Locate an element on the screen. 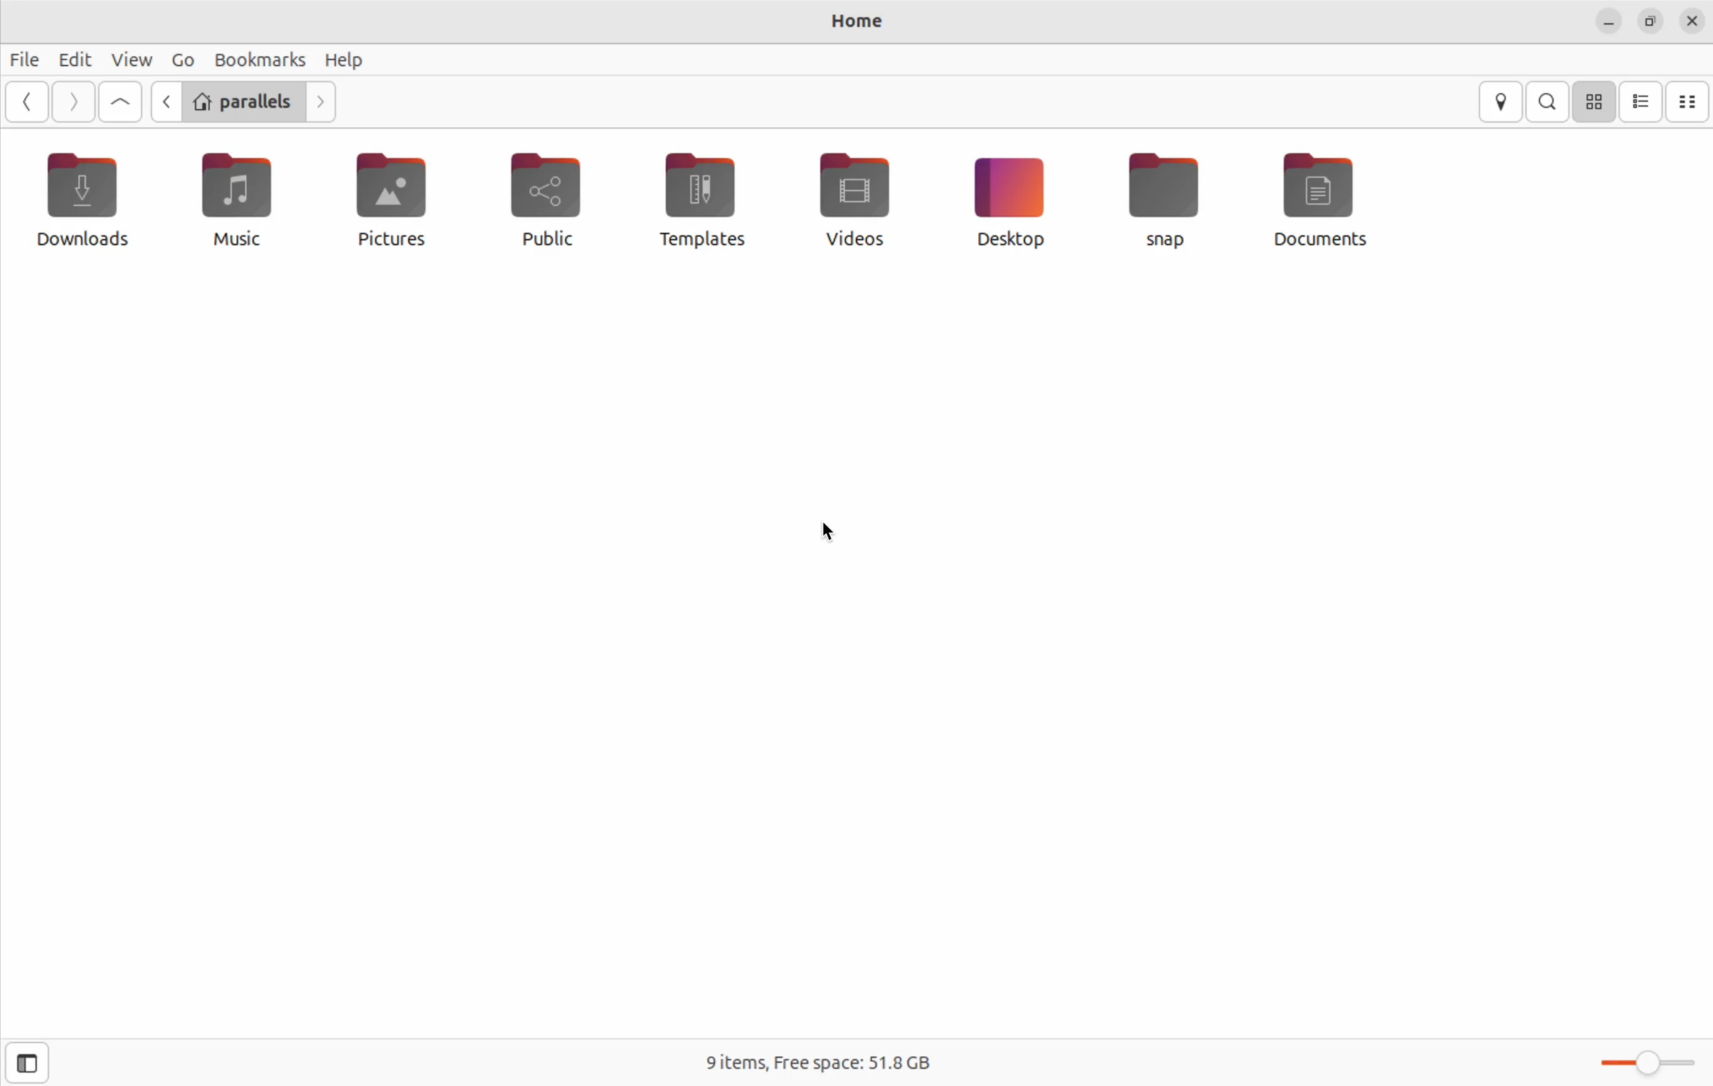  icon view is located at coordinates (1596, 102).